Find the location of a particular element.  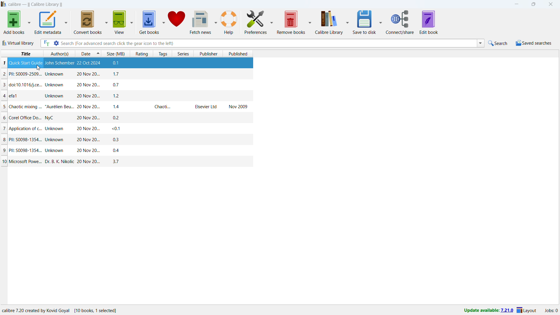

sort by rating is located at coordinates (141, 54).